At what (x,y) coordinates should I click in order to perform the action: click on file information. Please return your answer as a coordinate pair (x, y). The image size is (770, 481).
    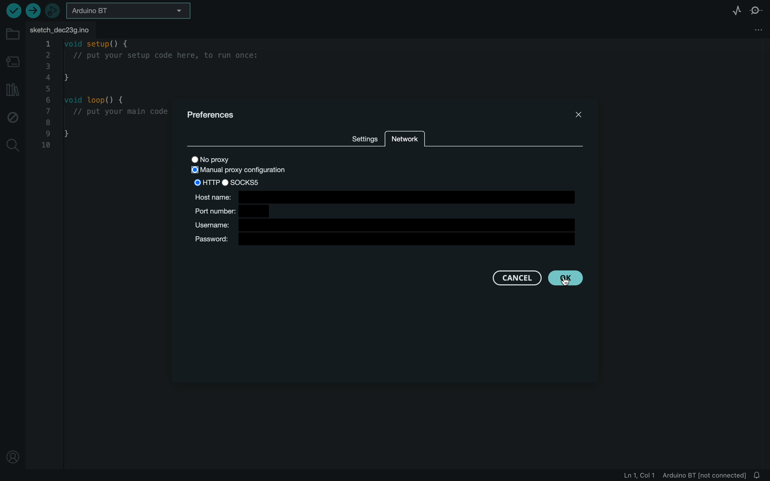
    Looking at the image, I should click on (682, 474).